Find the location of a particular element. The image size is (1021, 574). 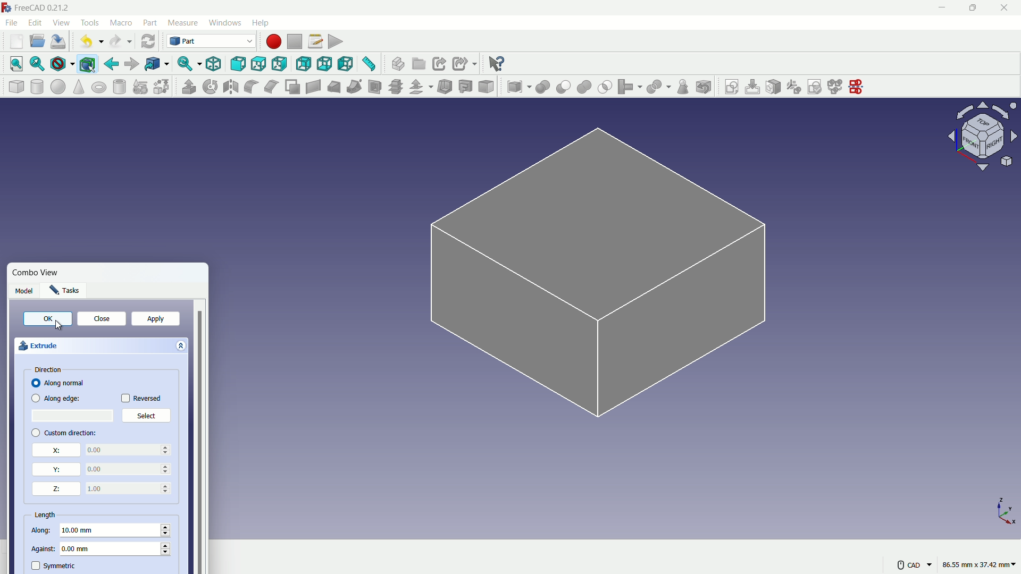

cylinder is located at coordinates (37, 87).